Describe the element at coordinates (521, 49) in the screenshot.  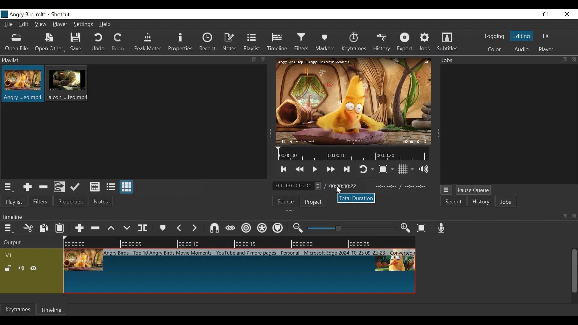
I see `Audio` at that location.